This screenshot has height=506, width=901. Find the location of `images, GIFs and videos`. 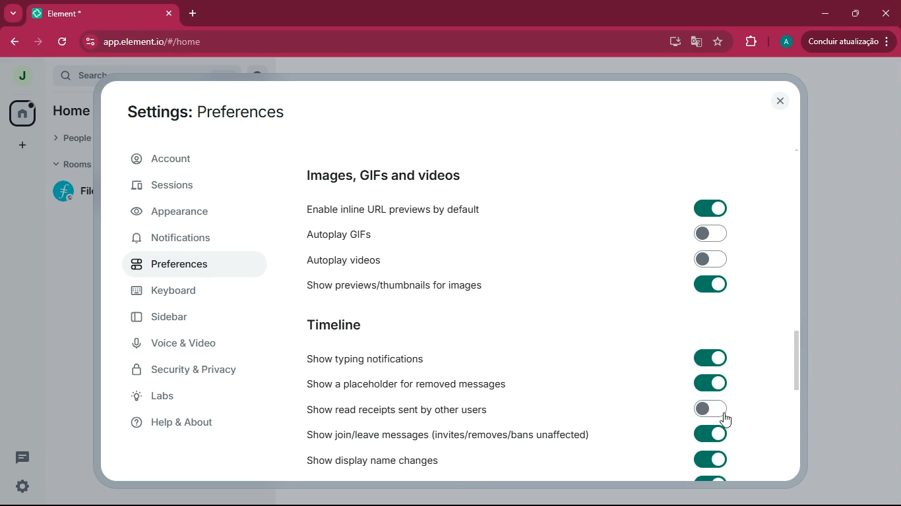

images, GIFs and videos is located at coordinates (383, 176).